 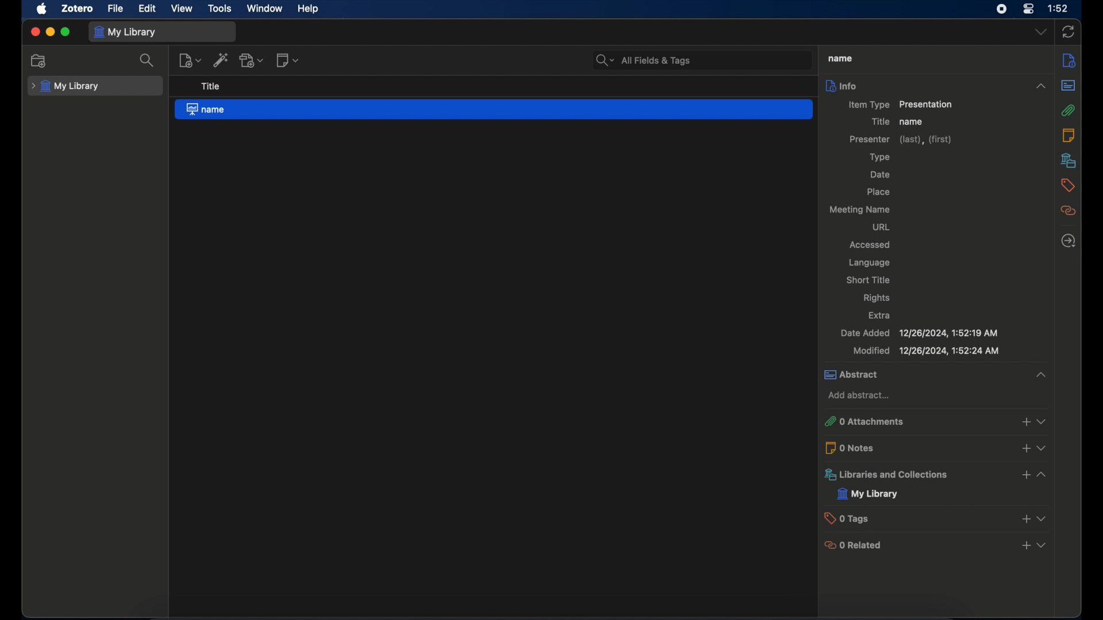 I want to click on language, so click(x=869, y=263).